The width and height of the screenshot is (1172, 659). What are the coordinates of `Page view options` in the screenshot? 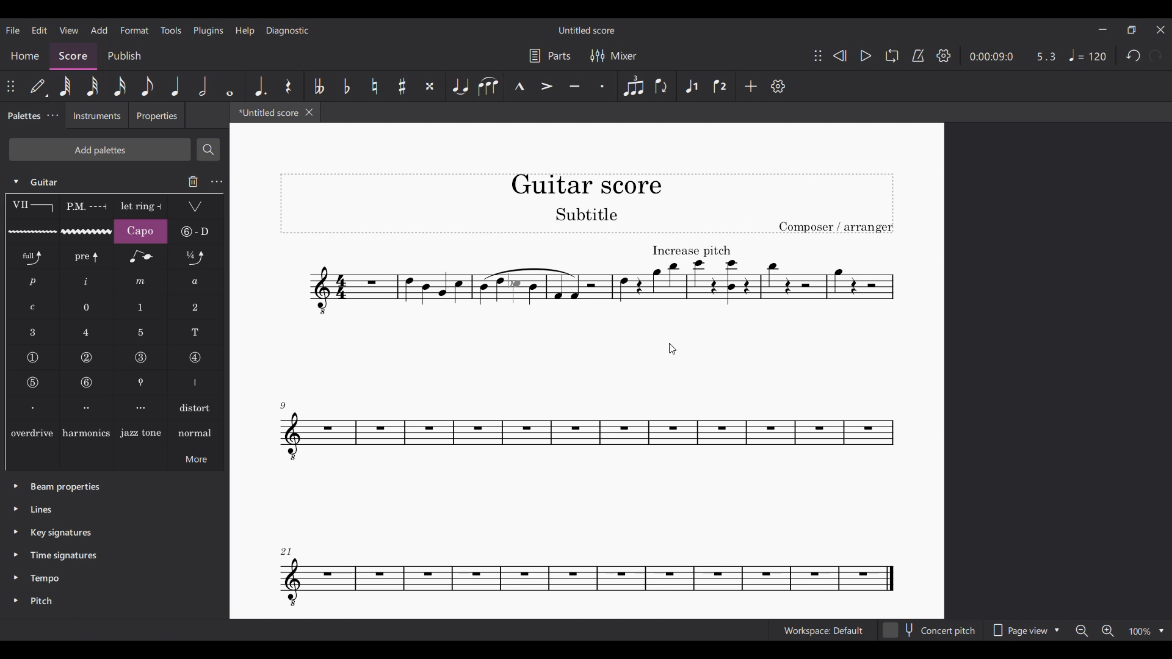 It's located at (1026, 630).